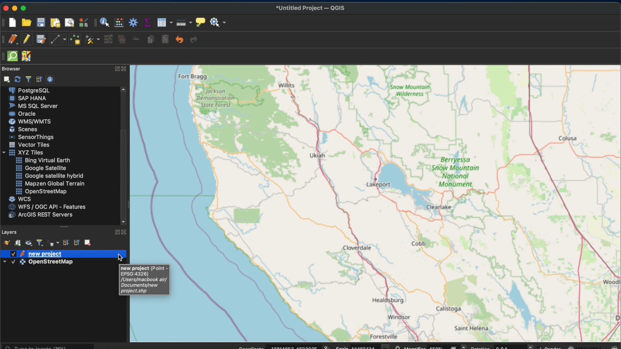 The image size is (621, 349). What do you see at coordinates (109, 25) in the screenshot?
I see `cursor` at bounding box center [109, 25].